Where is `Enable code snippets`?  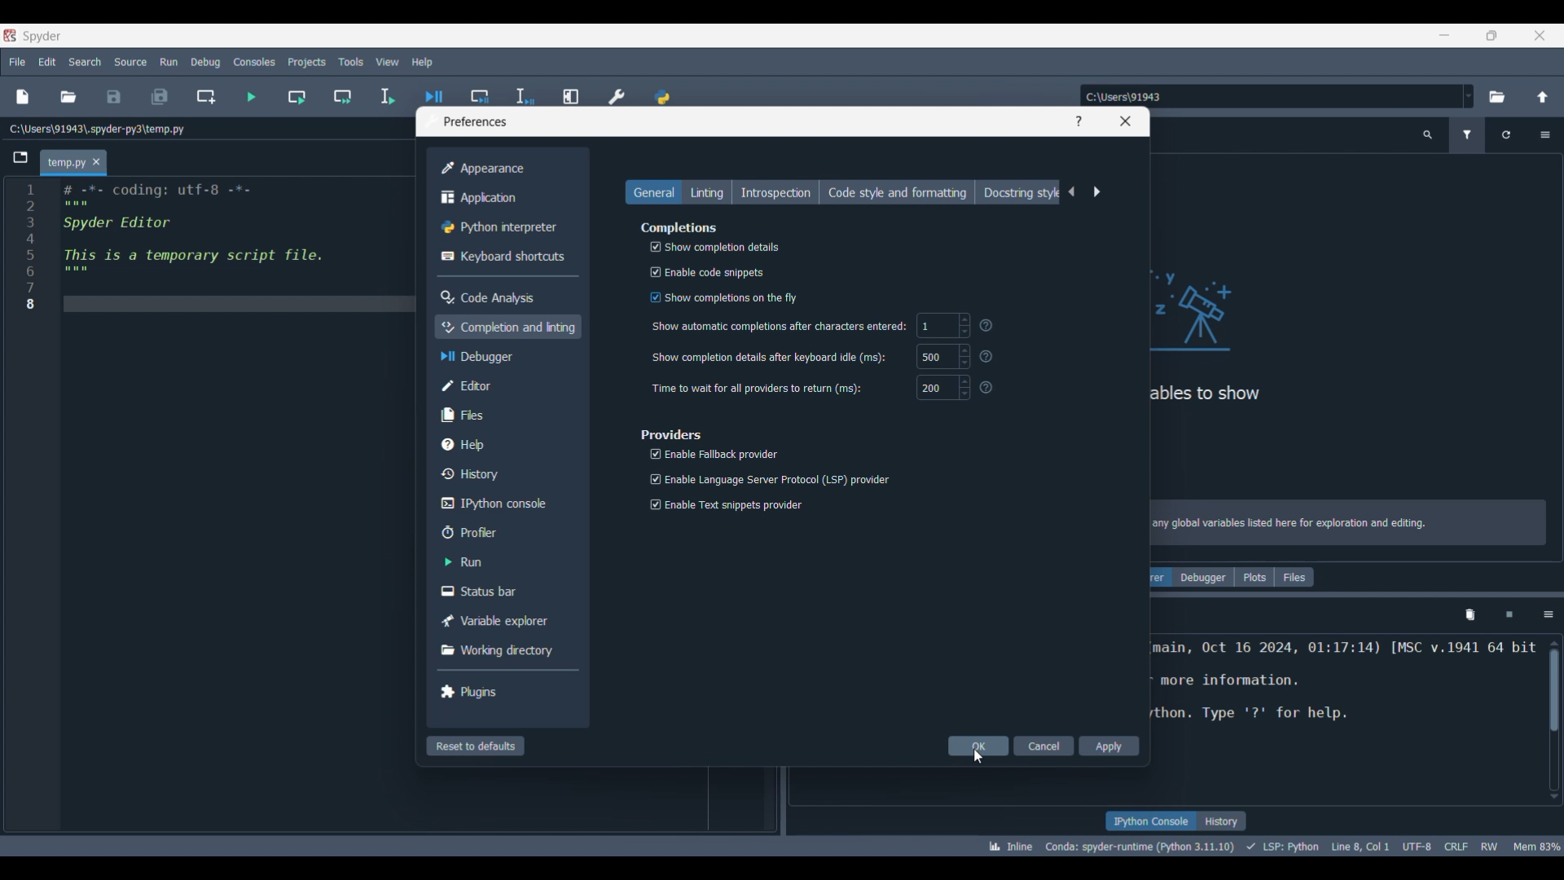 Enable code snippets is located at coordinates (703, 272).